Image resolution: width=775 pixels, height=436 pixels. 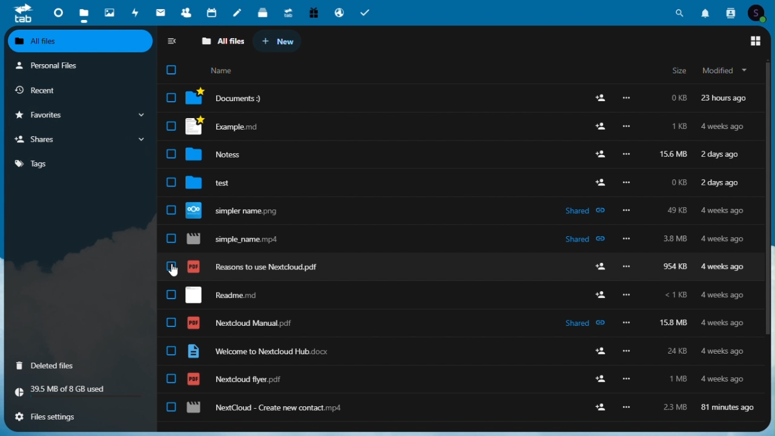 What do you see at coordinates (676, 351) in the screenshot?
I see `24kb` at bounding box center [676, 351].